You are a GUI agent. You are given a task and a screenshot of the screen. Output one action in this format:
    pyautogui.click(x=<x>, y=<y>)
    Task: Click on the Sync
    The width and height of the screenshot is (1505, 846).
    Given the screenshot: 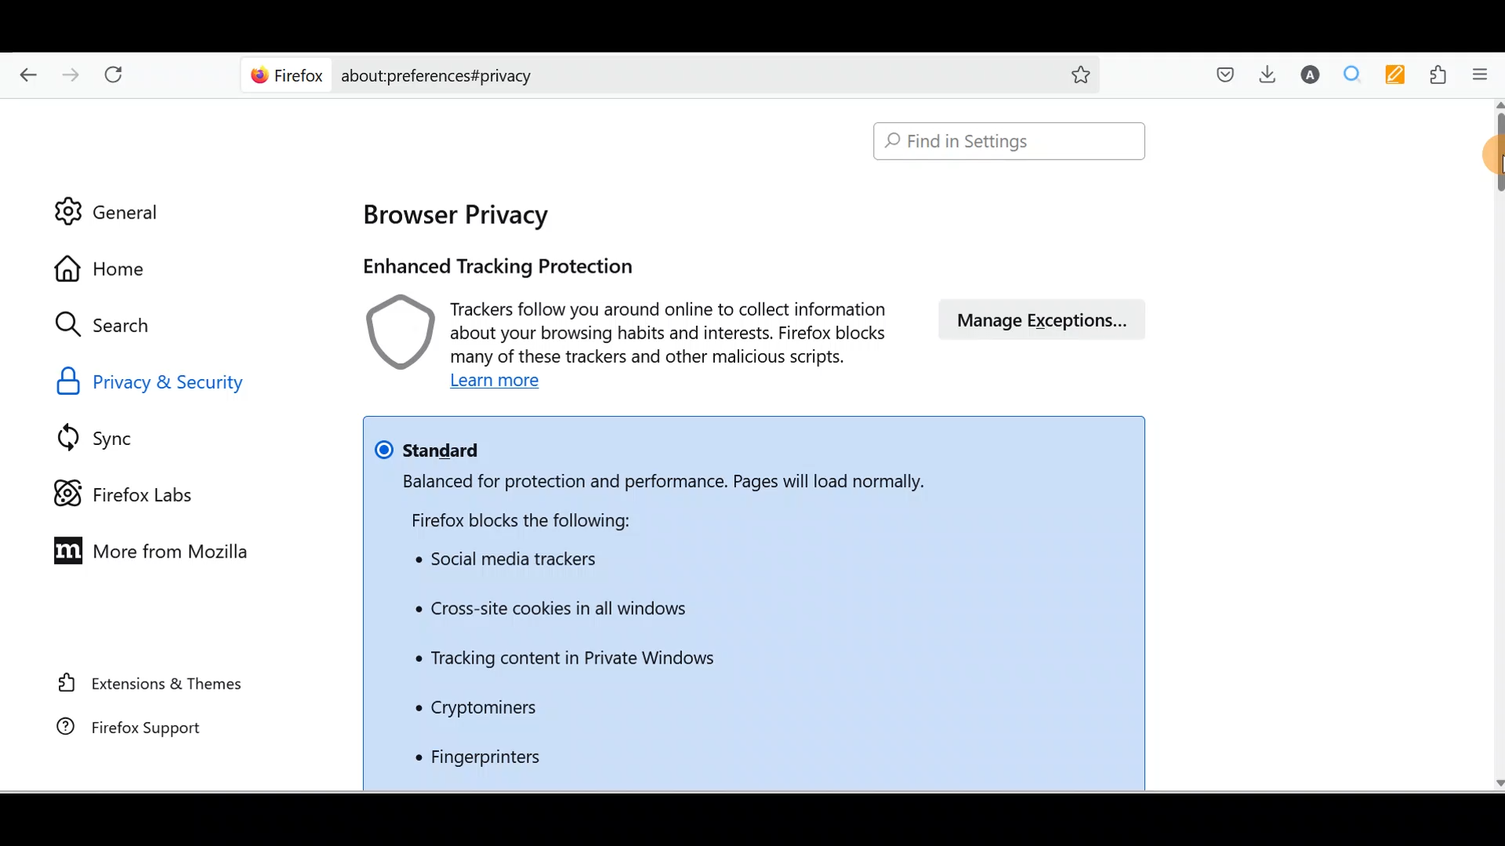 What is the action you would take?
    pyautogui.click(x=116, y=436)
    